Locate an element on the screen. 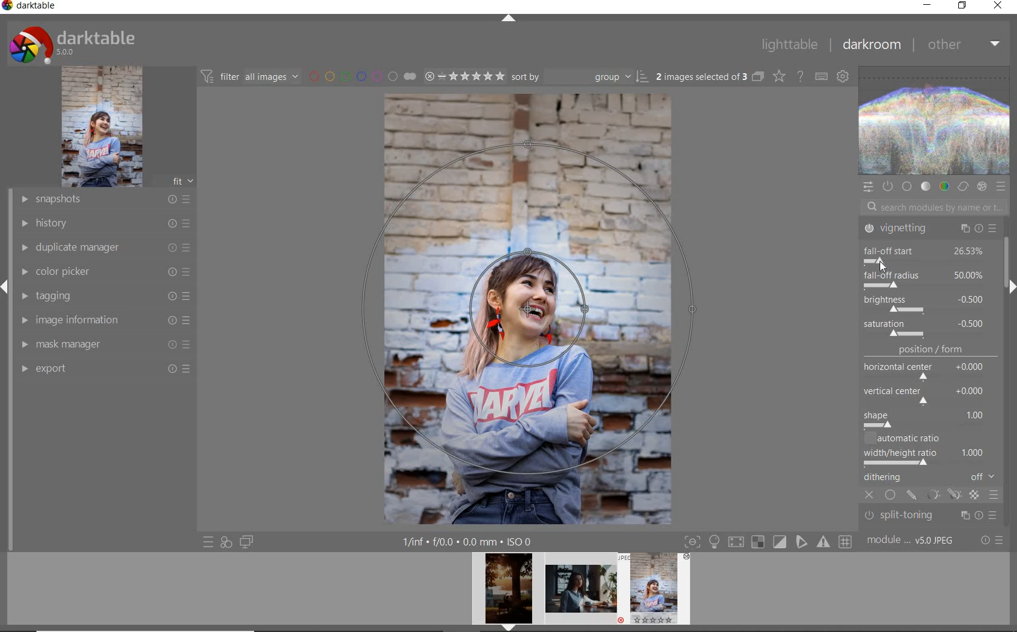  image information is located at coordinates (105, 319).